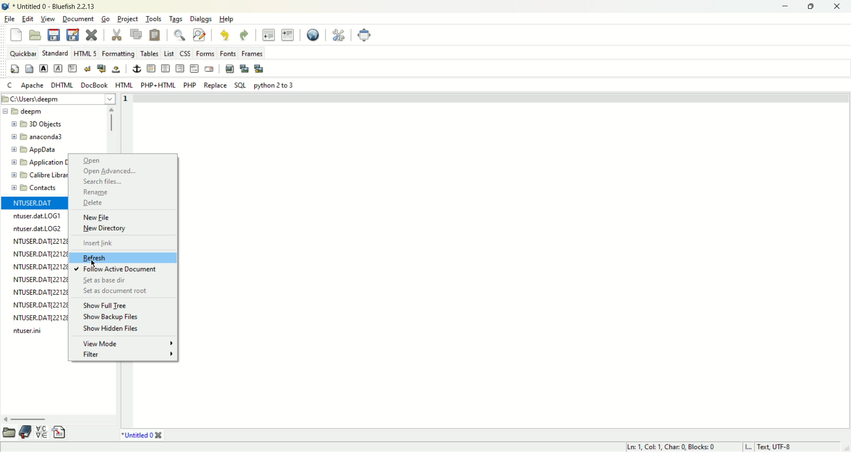 The width and height of the screenshot is (851, 452). I want to click on break, so click(88, 68).